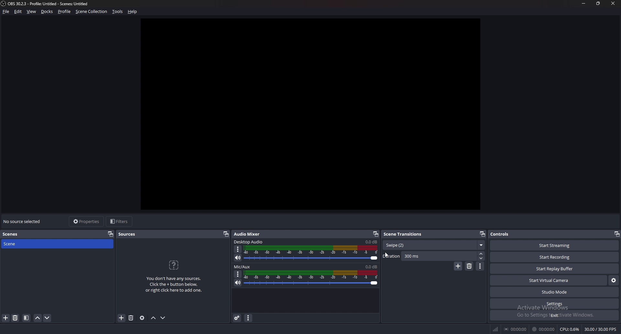  What do you see at coordinates (119, 221) in the screenshot?
I see `filters` at bounding box center [119, 221].